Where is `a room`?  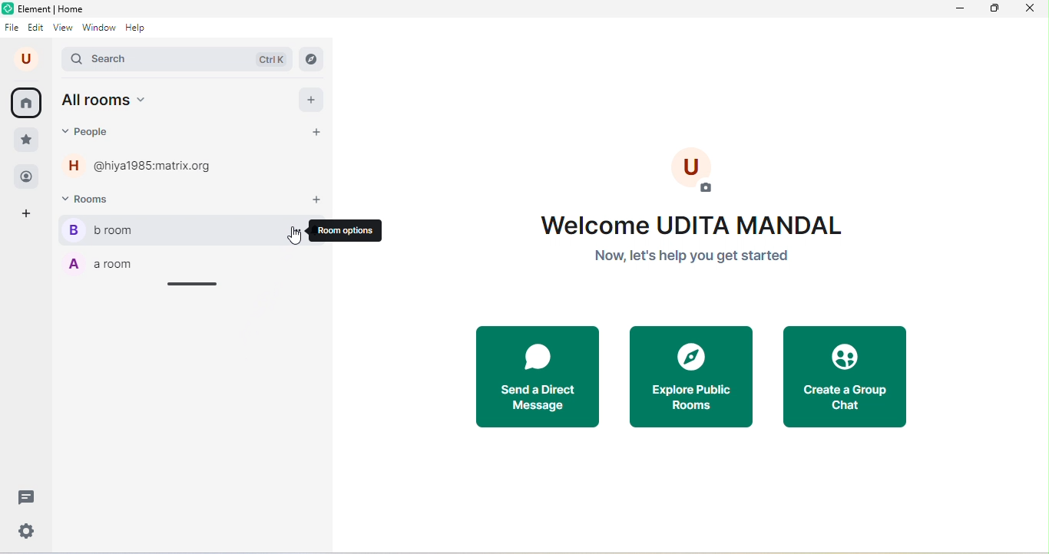
a room is located at coordinates (101, 262).